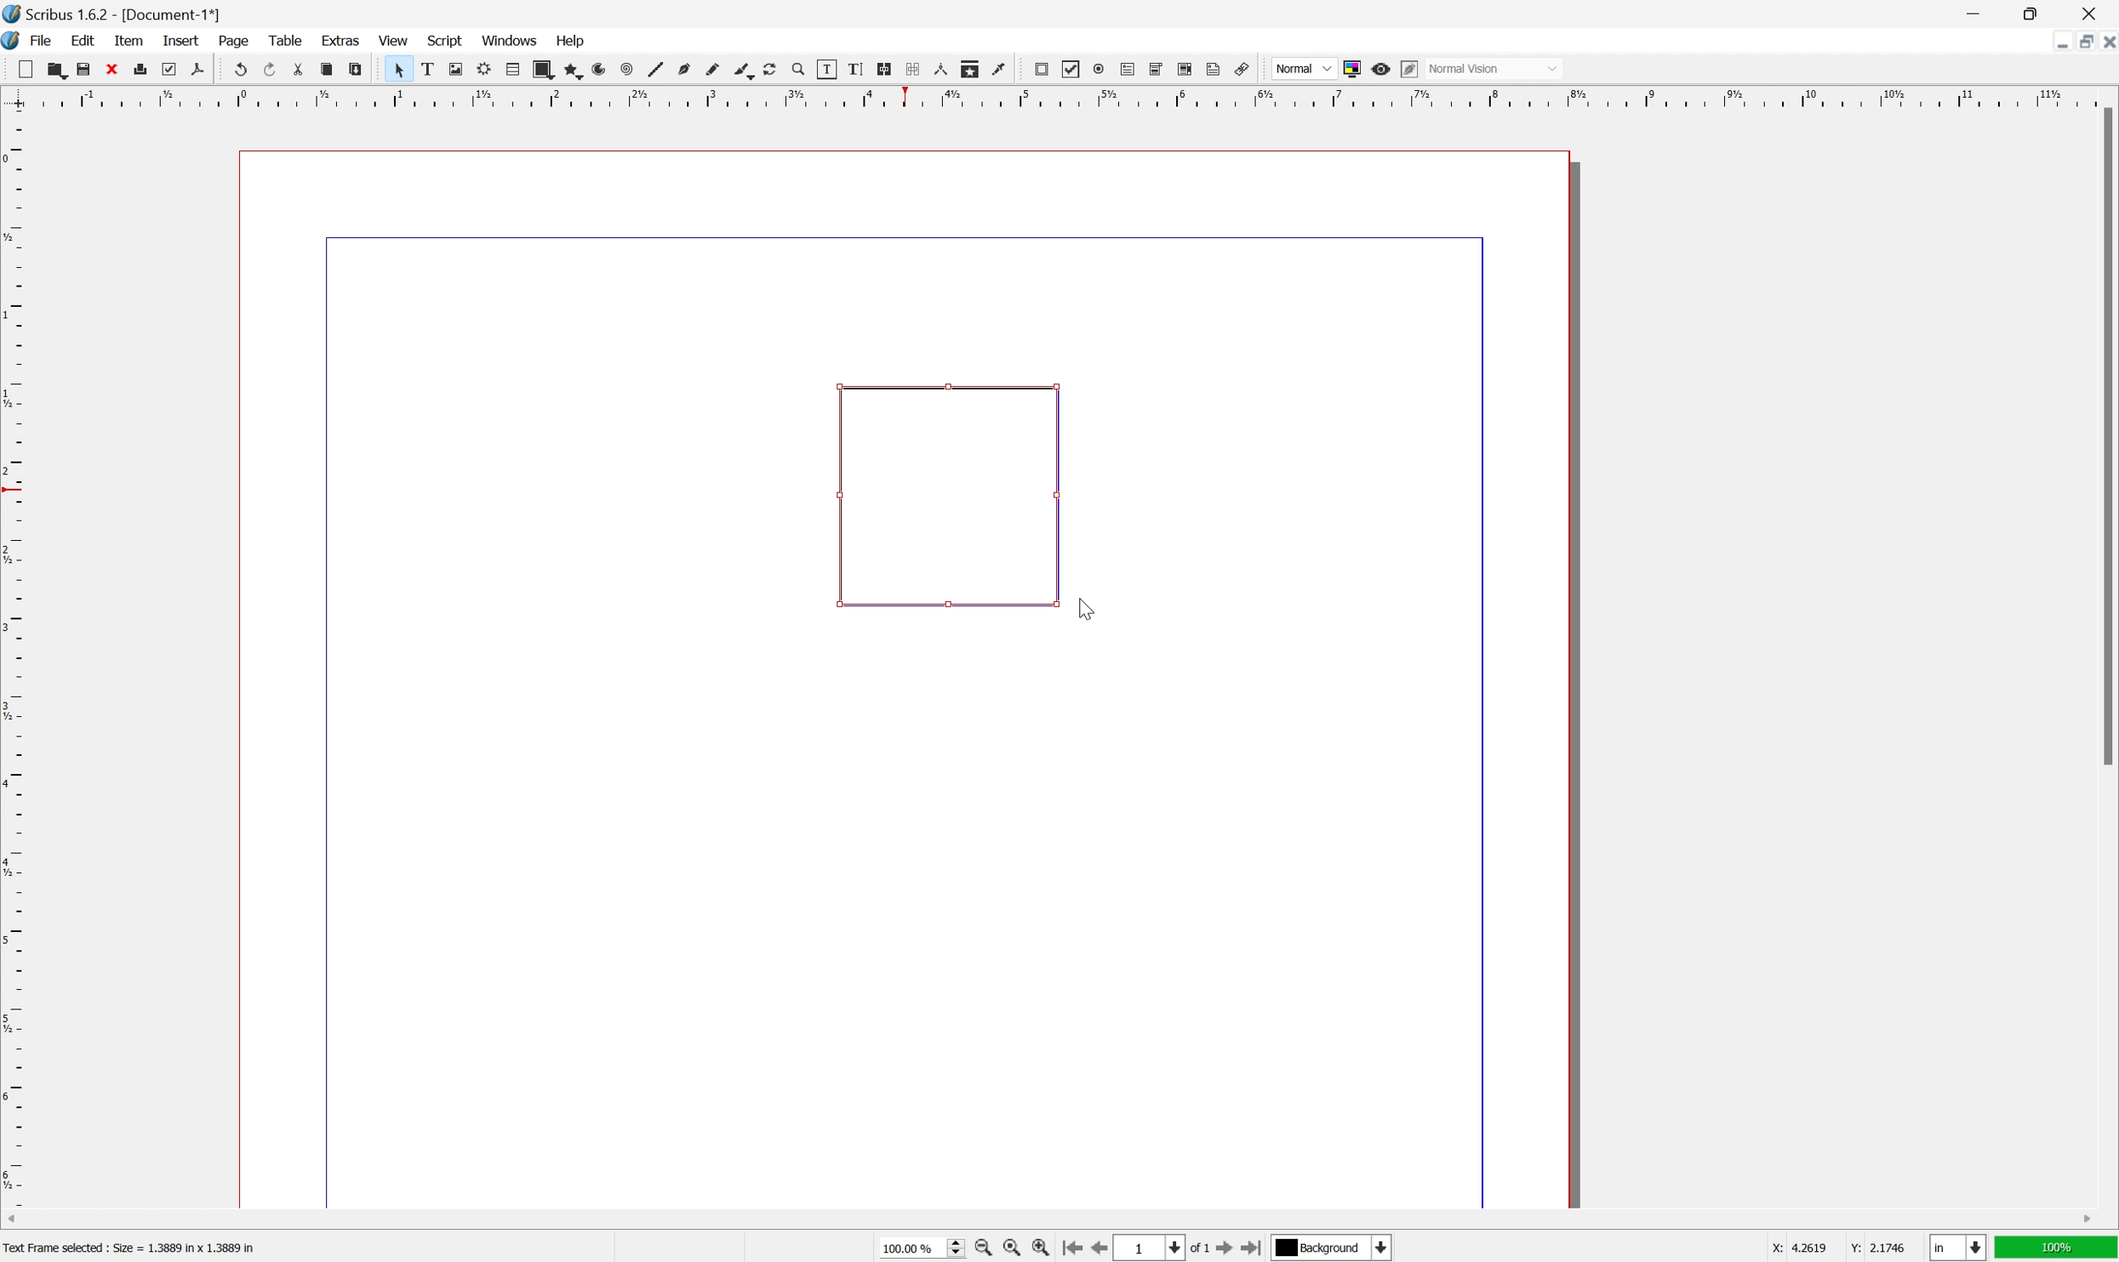 The height and width of the screenshot is (1262, 2119). Describe the element at coordinates (14, 657) in the screenshot. I see `ruler` at that location.